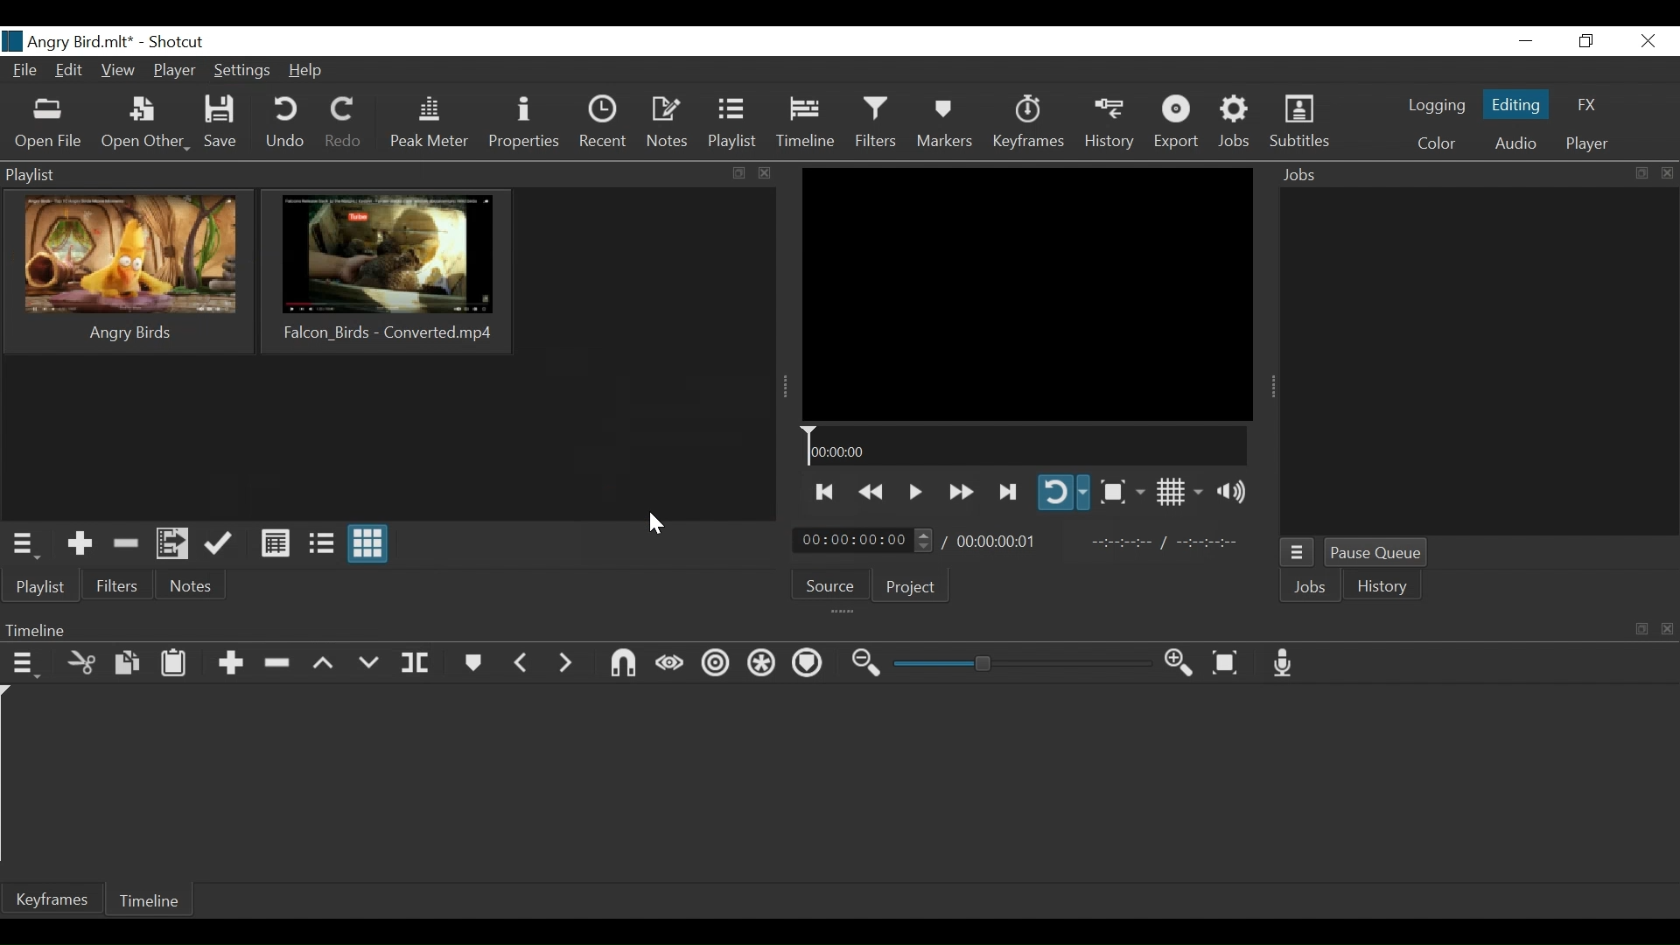  I want to click on File name, so click(69, 40).